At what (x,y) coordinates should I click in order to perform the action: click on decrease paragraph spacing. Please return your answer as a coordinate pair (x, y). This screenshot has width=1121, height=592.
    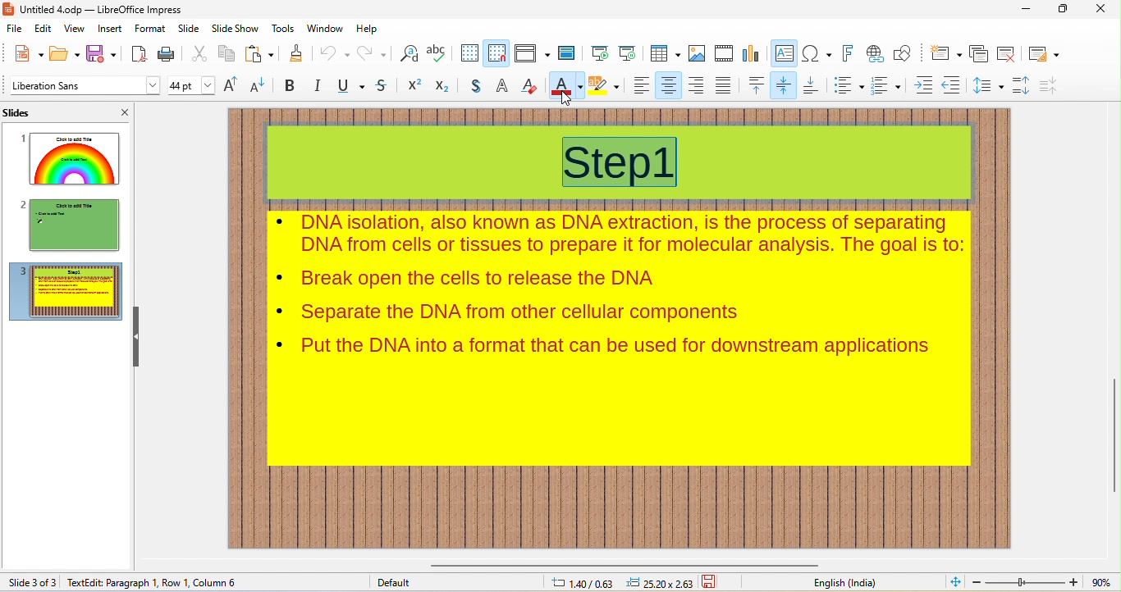
    Looking at the image, I should click on (1053, 84).